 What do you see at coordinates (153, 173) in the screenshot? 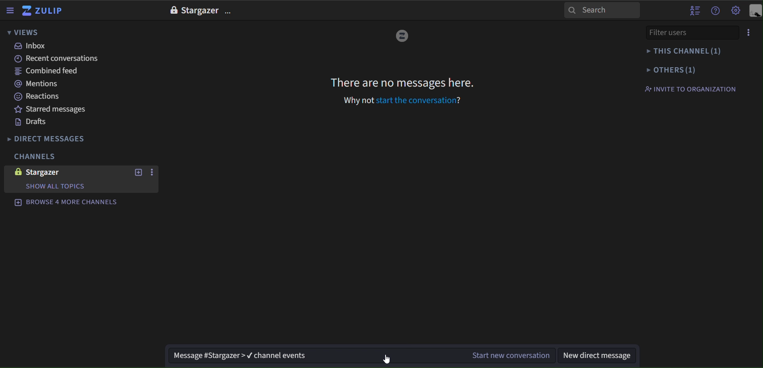
I see `options` at bounding box center [153, 173].